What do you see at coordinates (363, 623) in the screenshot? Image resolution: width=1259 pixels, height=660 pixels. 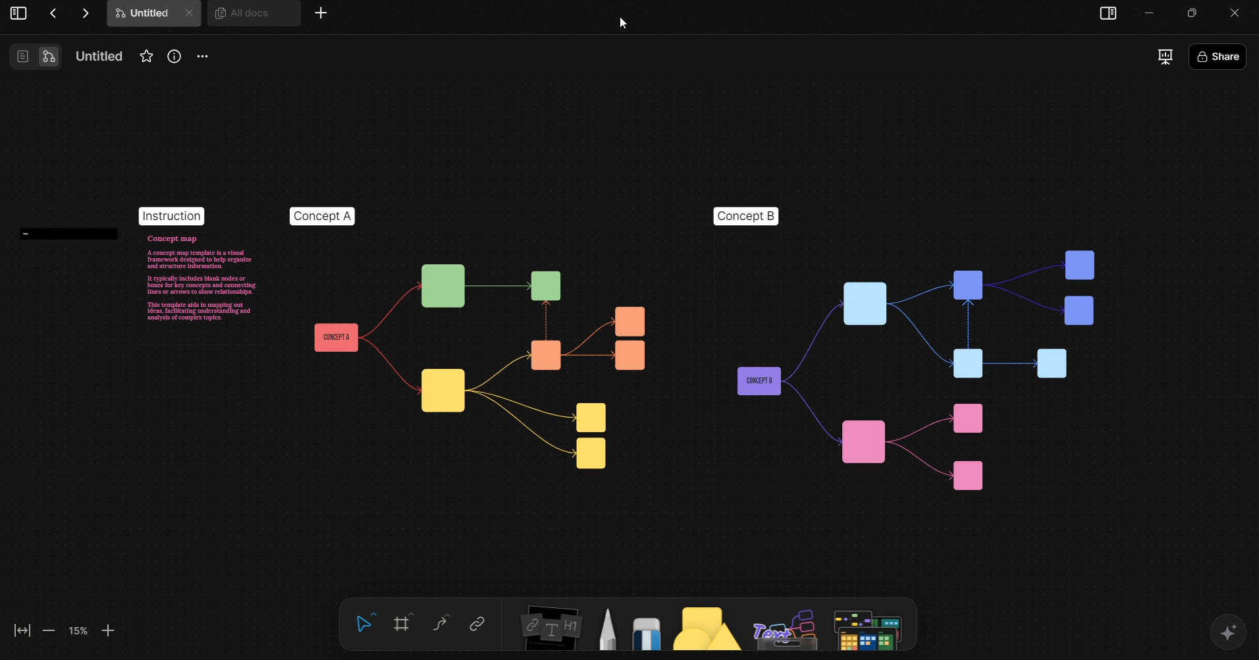 I see `selection tool` at bounding box center [363, 623].